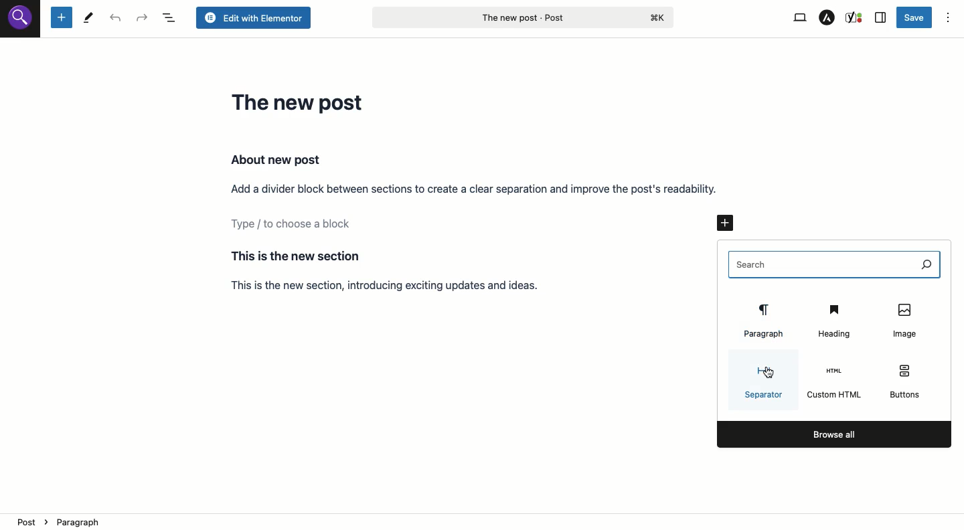 The width and height of the screenshot is (964, 530). What do you see at coordinates (948, 19) in the screenshot?
I see `Options` at bounding box center [948, 19].